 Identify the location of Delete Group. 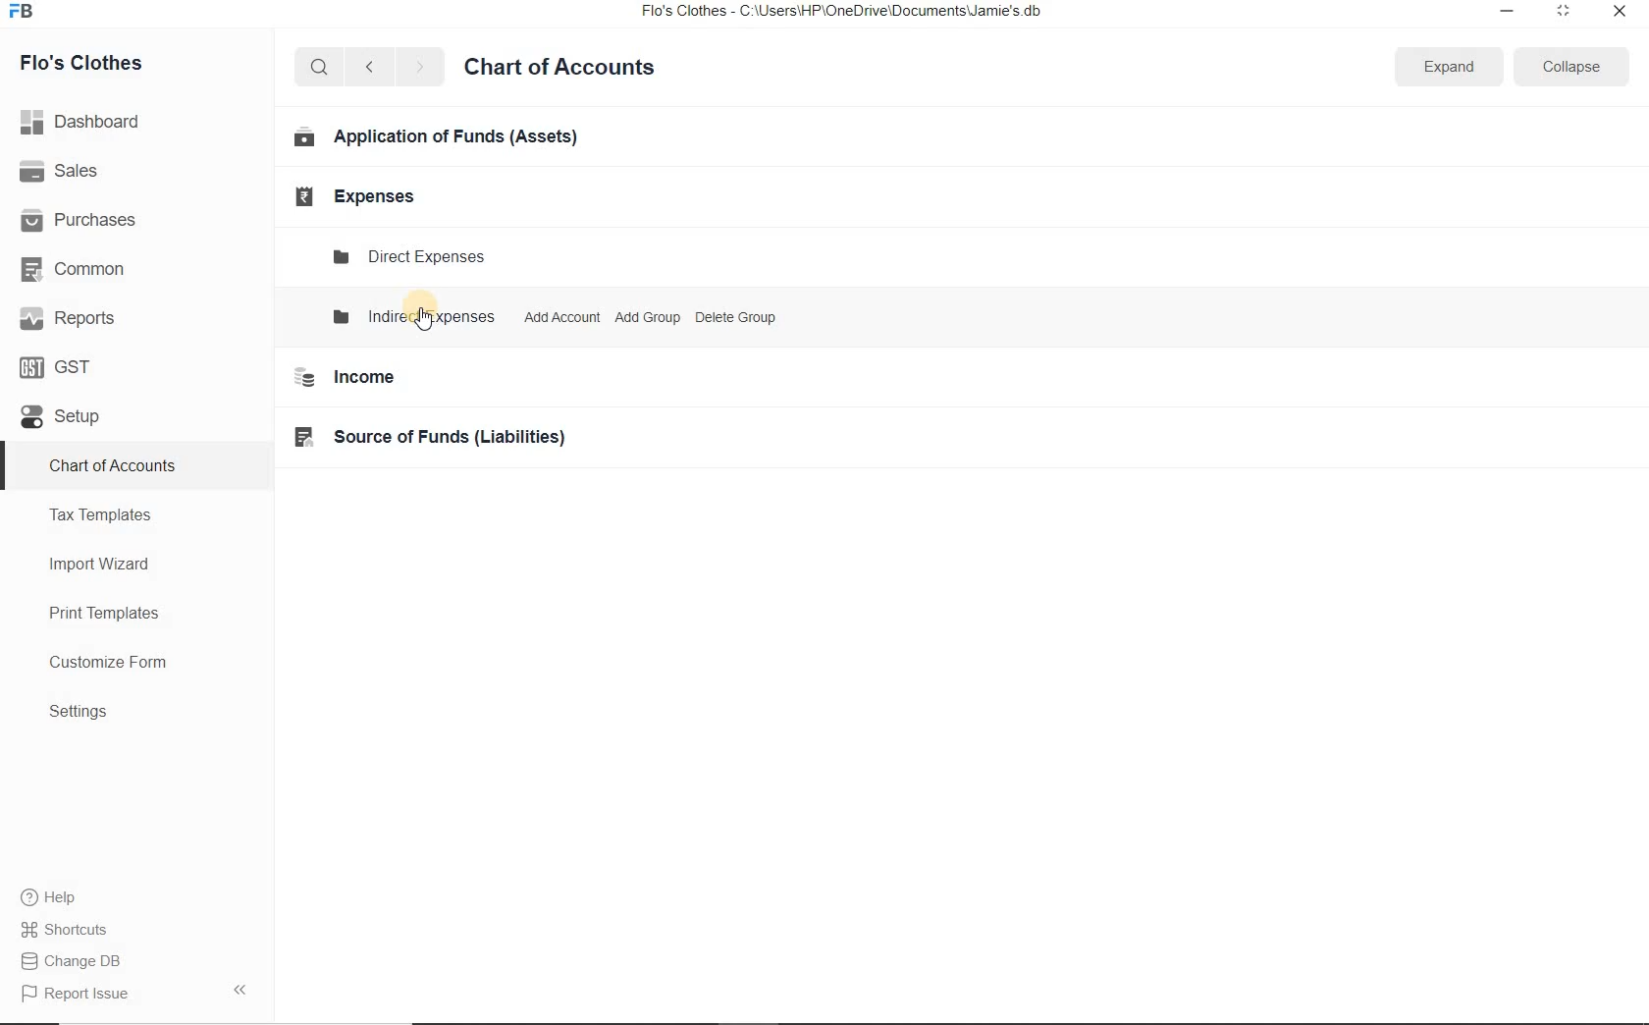
(738, 320).